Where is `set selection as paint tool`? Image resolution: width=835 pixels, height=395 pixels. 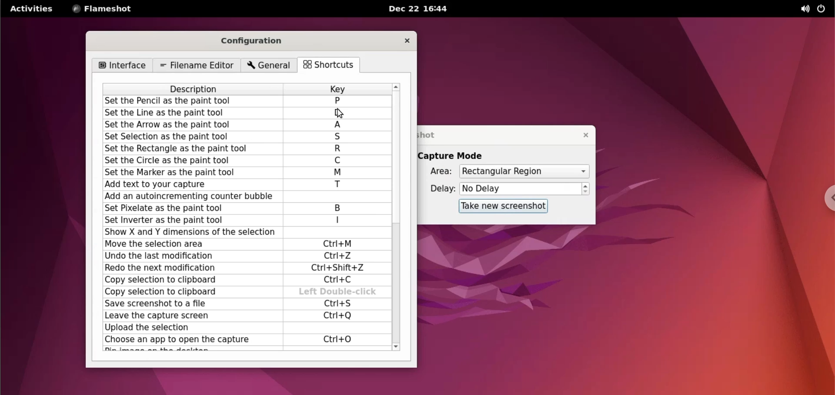 set selection as paint tool is located at coordinates (192, 138).